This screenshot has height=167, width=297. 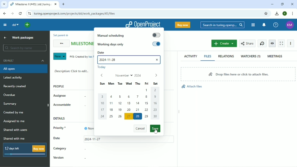 What do you see at coordinates (57, 138) in the screenshot?
I see `Date` at bounding box center [57, 138].